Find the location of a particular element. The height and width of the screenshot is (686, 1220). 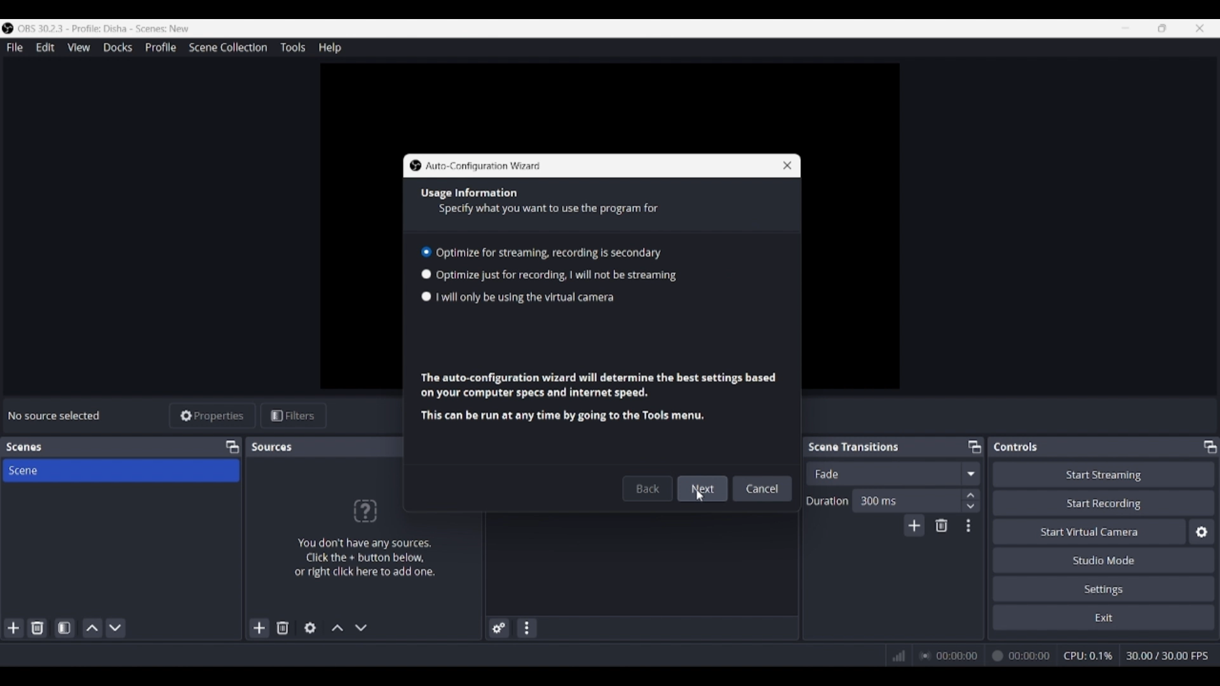

Transition properties is located at coordinates (968, 526).